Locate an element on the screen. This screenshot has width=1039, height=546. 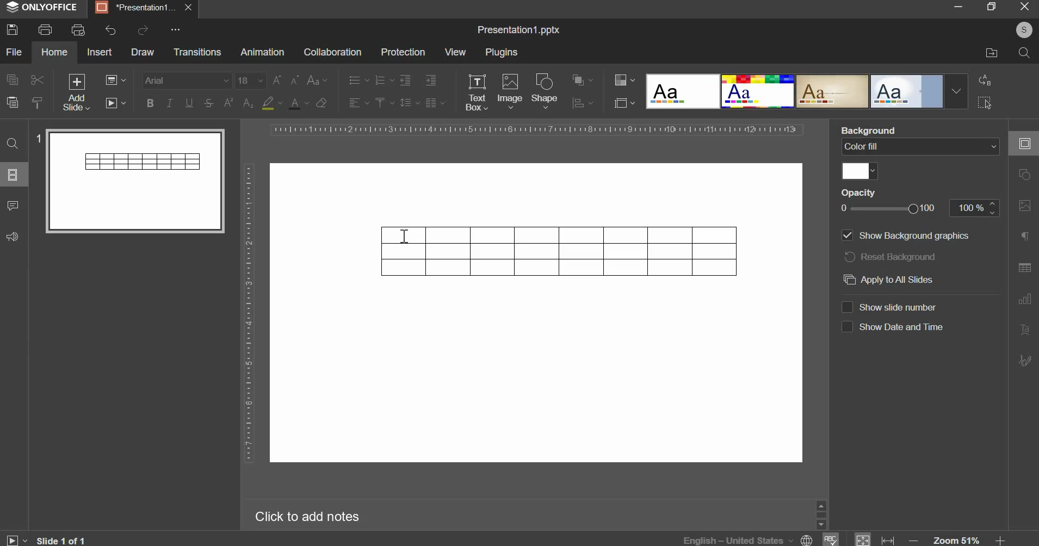
User's account is located at coordinates (1024, 29).